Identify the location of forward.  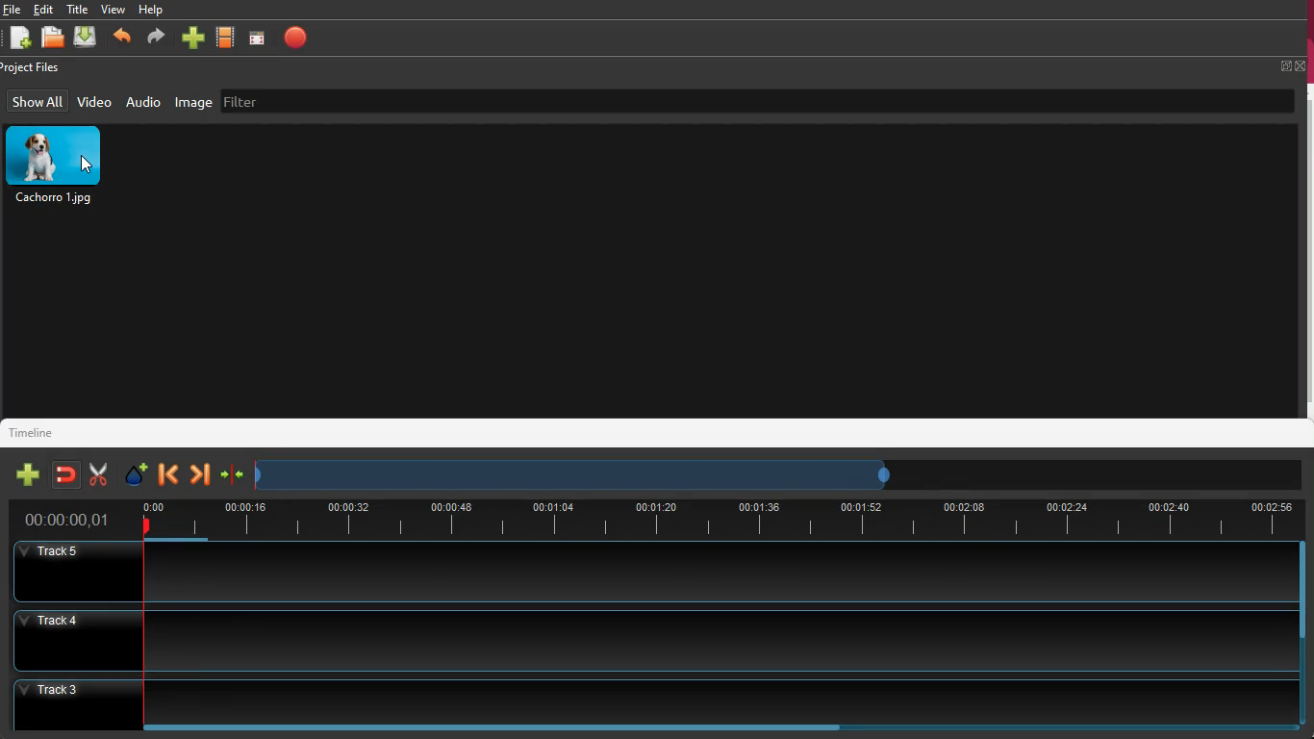
(199, 475).